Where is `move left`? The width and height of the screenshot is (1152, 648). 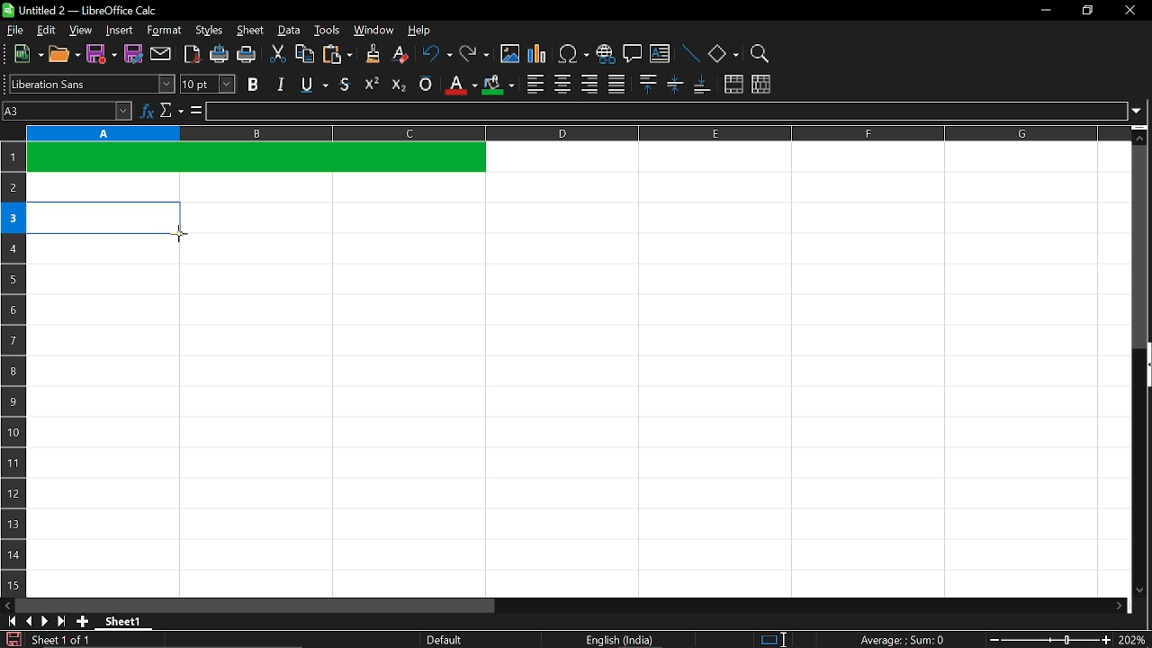 move left is located at coordinates (7, 606).